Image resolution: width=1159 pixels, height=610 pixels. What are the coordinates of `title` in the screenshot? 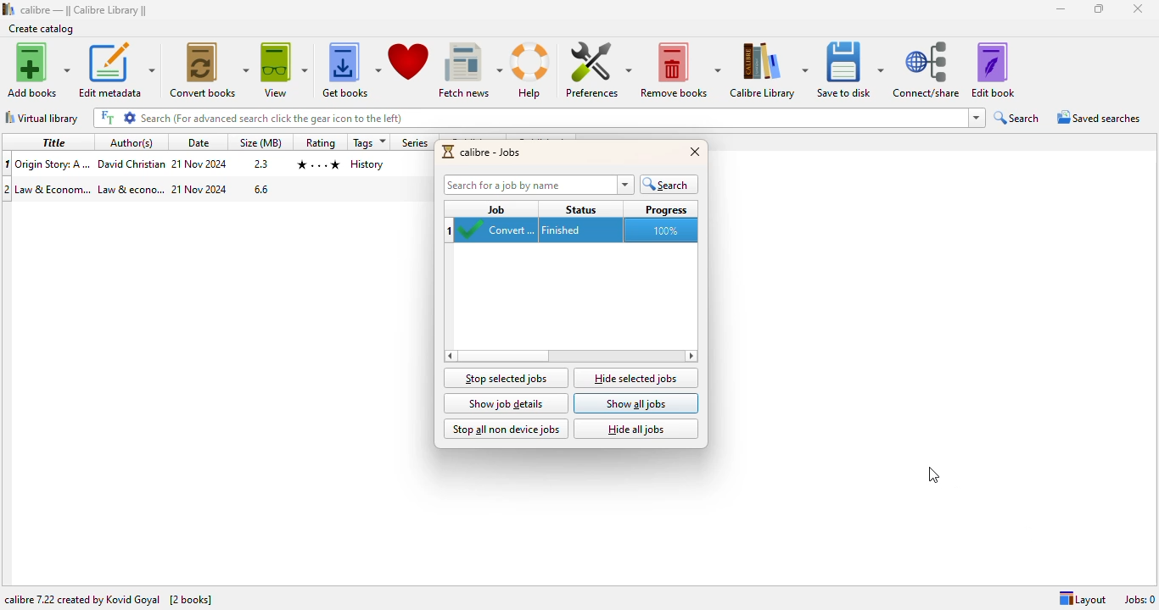 It's located at (53, 164).